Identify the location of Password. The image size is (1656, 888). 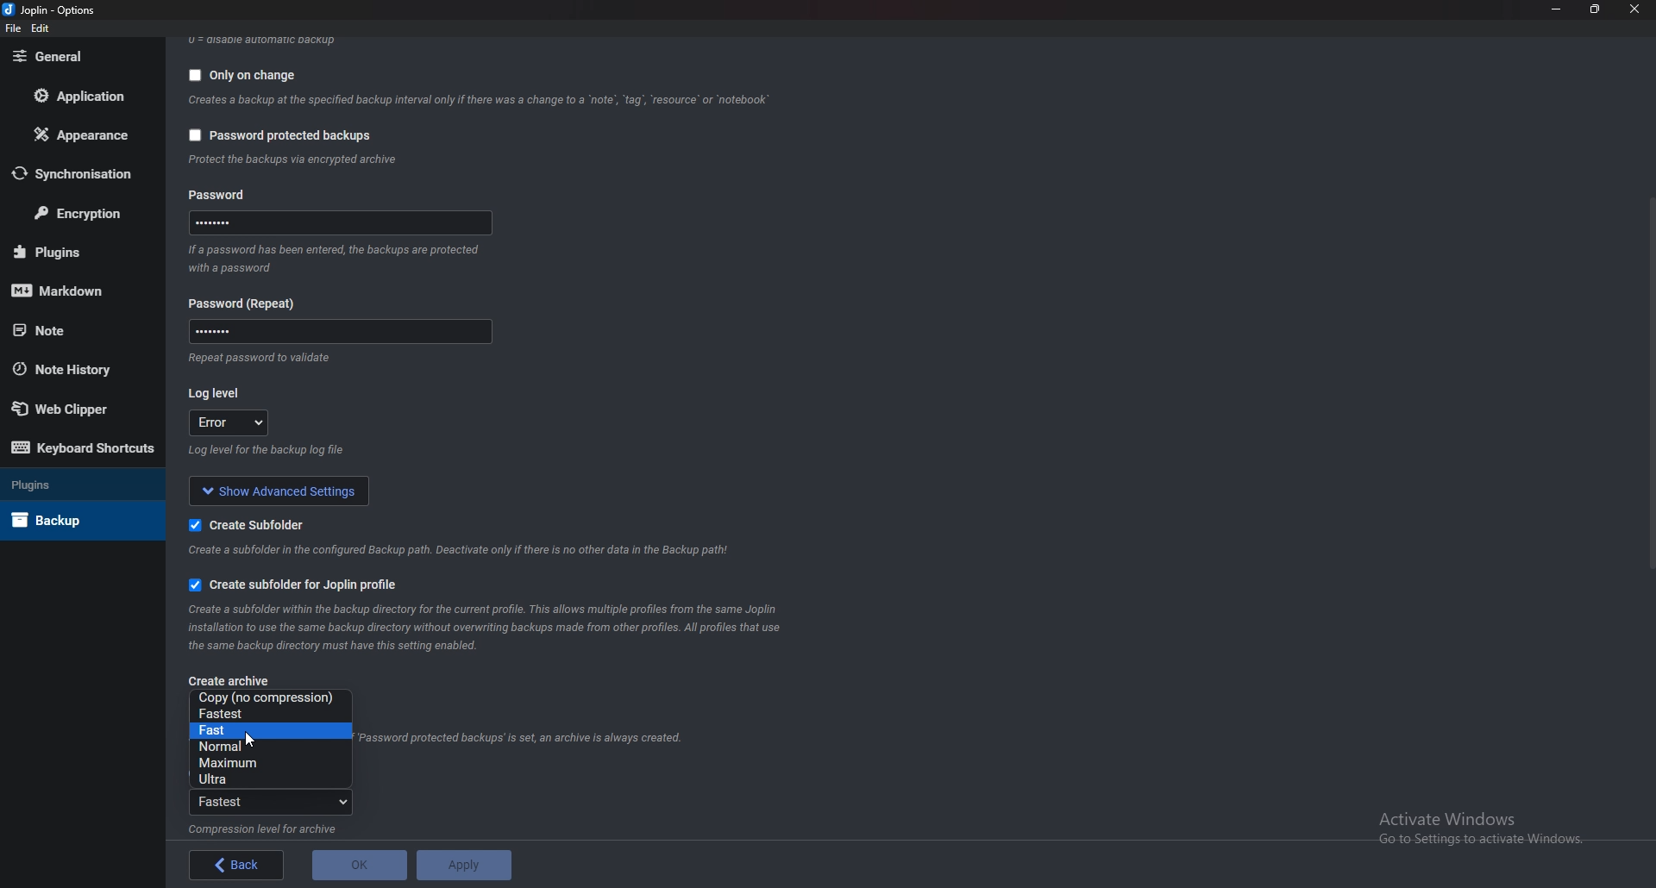
(245, 303).